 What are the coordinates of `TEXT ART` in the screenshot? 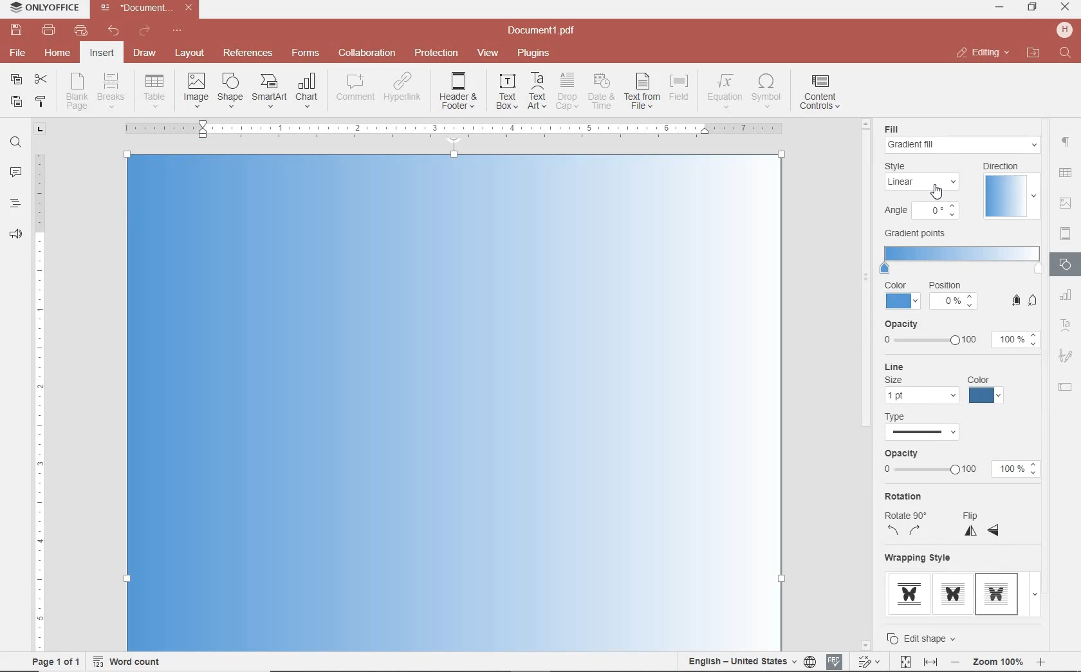 It's located at (1066, 327).